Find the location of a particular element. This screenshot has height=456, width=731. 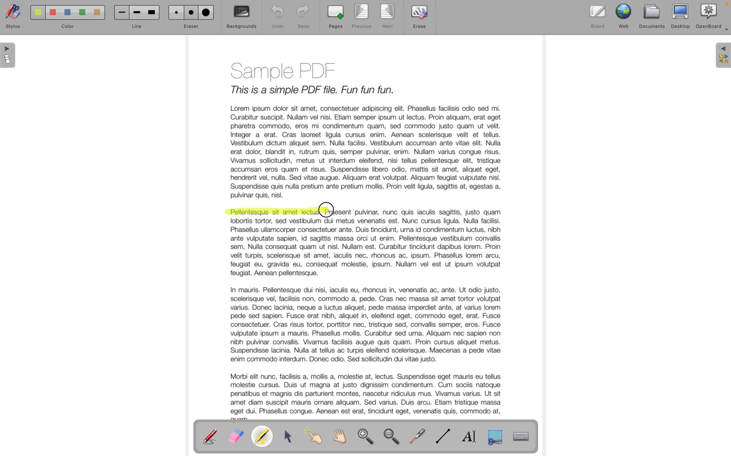

line is located at coordinates (136, 18).